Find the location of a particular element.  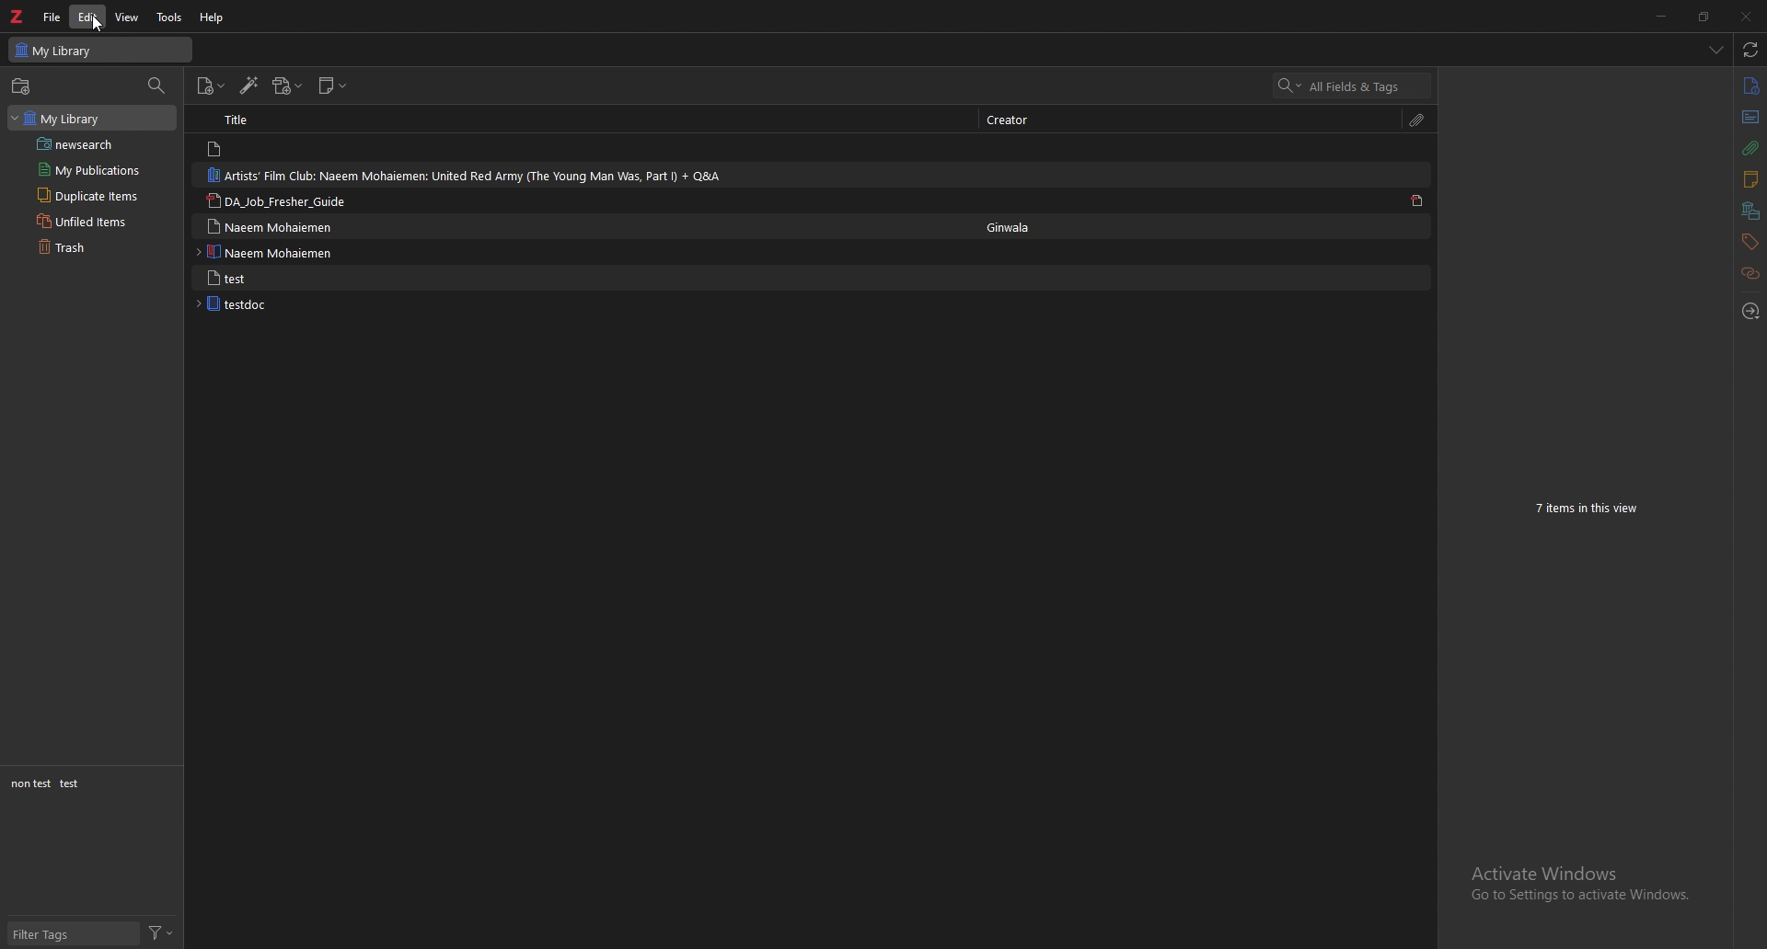

cursor is located at coordinates (89, 25).